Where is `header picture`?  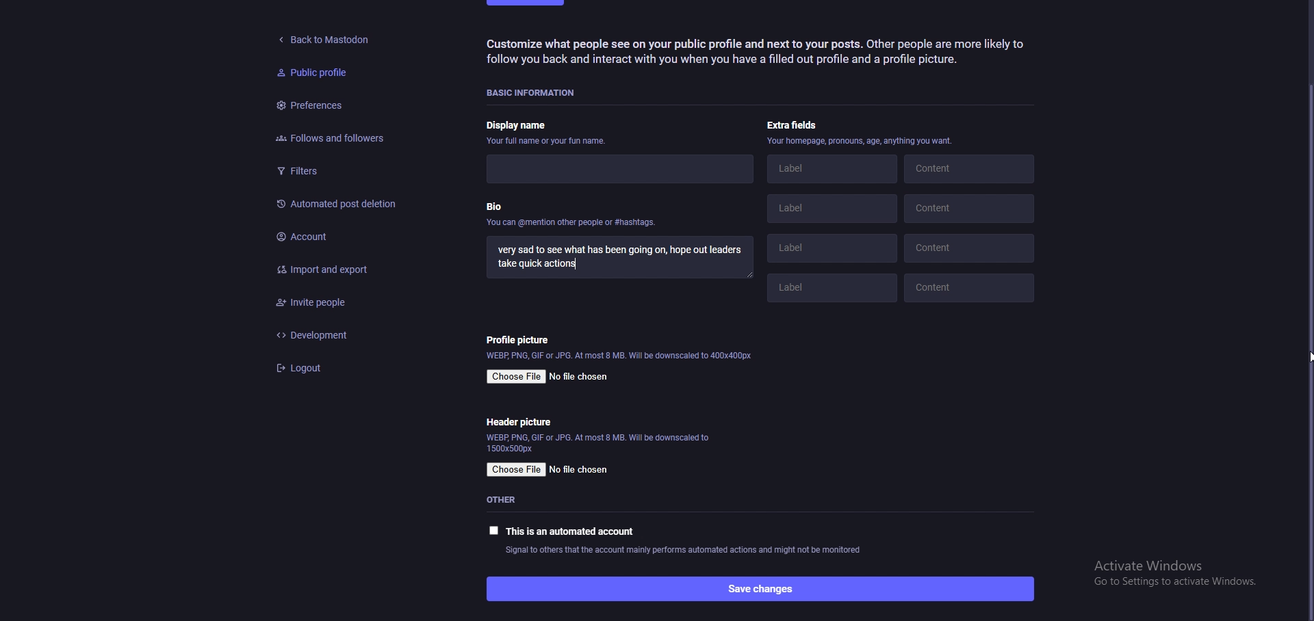
header picture is located at coordinates (520, 422).